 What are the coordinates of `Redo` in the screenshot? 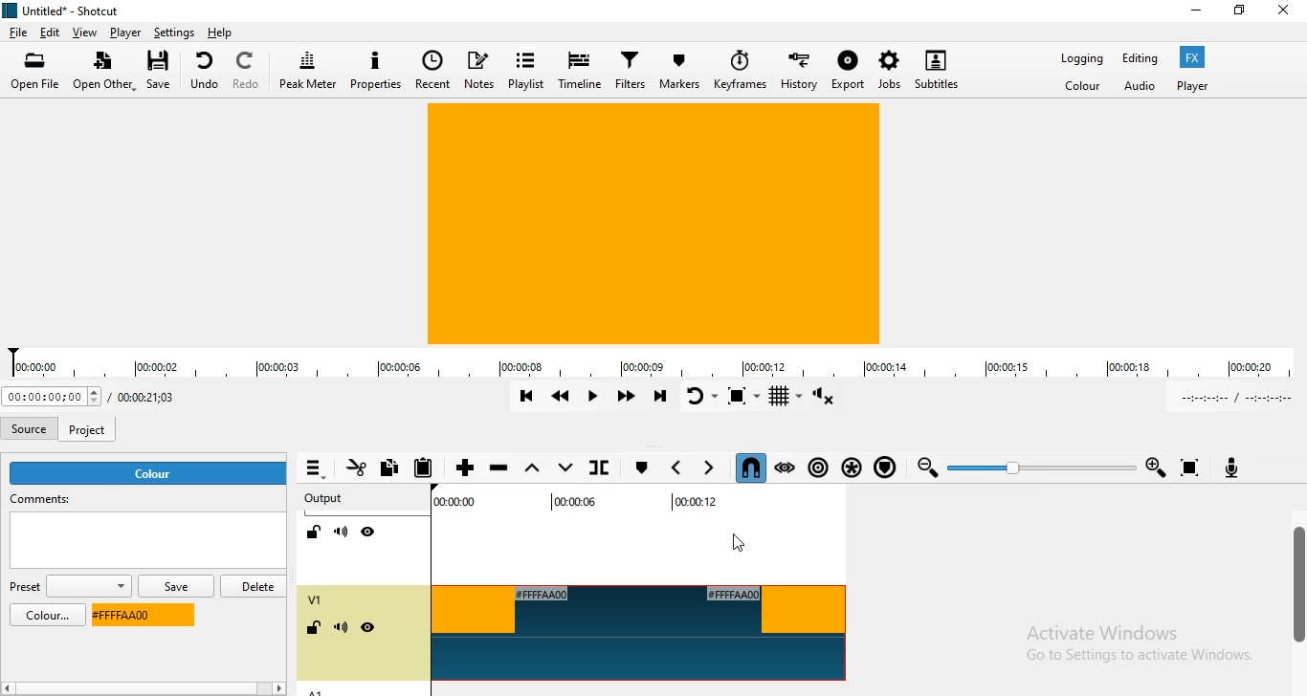 It's located at (249, 68).